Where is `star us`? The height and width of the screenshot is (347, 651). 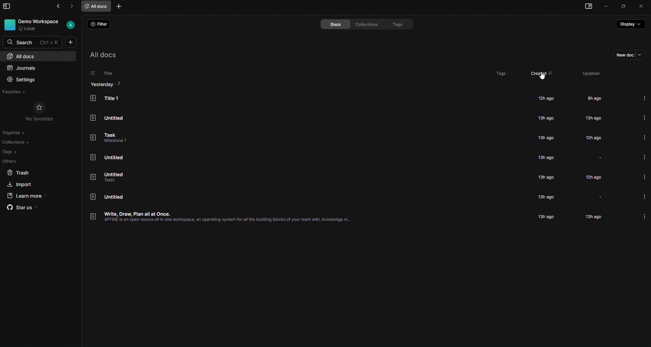 star us is located at coordinates (25, 208).